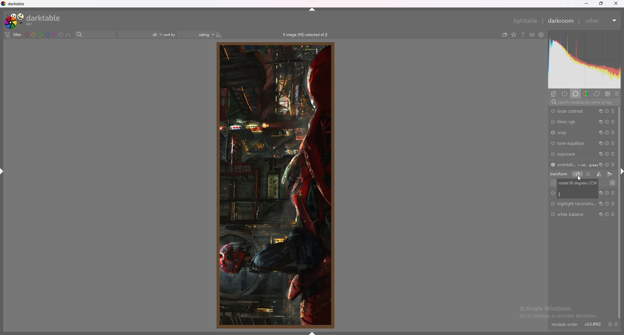 The height and width of the screenshot is (335, 624). Describe the element at coordinates (600, 3) in the screenshot. I see `resize` at that location.